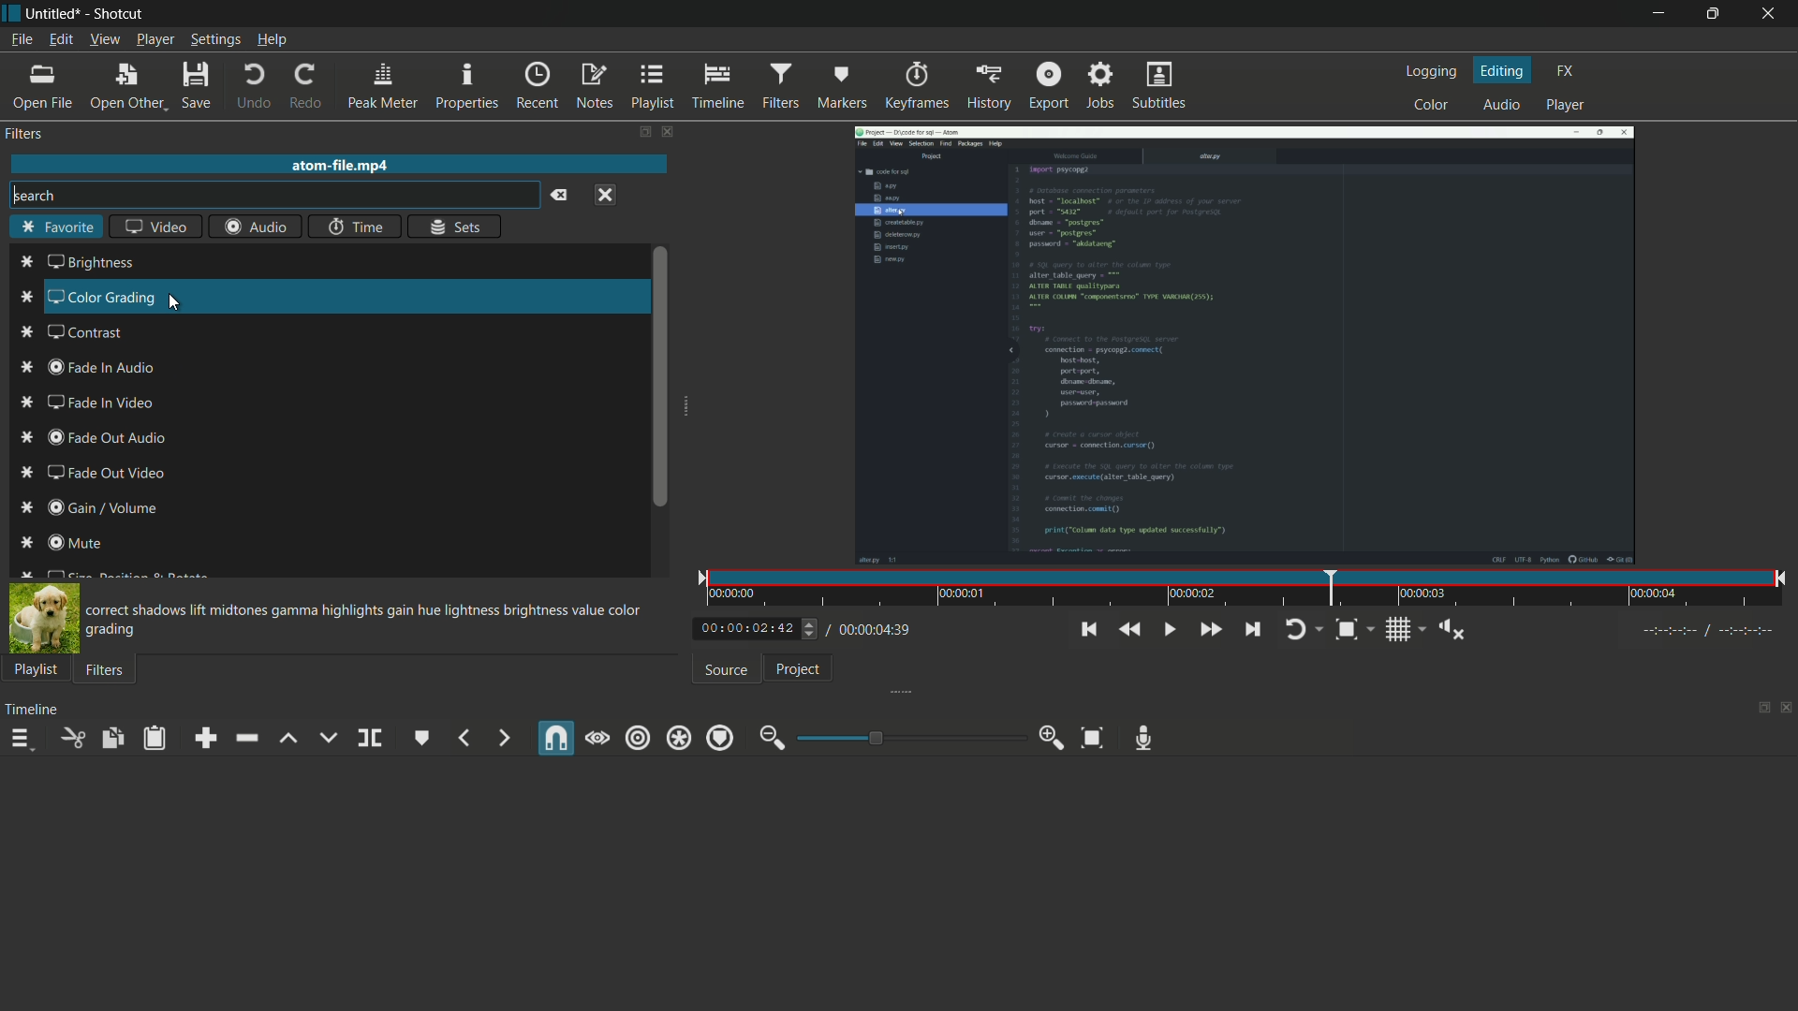 The height and width of the screenshot is (1011, 1798). I want to click on timeline menu, so click(24, 741).